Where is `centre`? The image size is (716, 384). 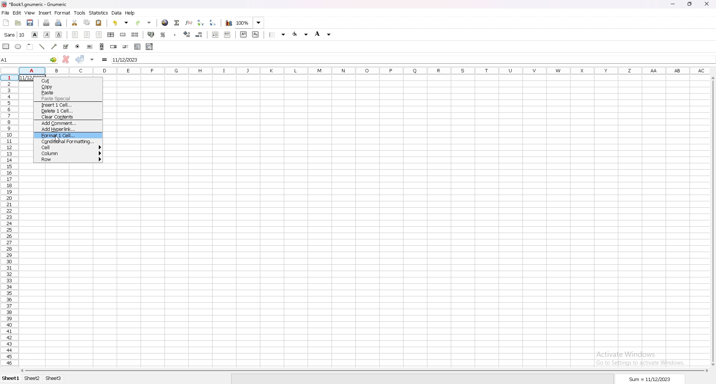
centre is located at coordinates (87, 34).